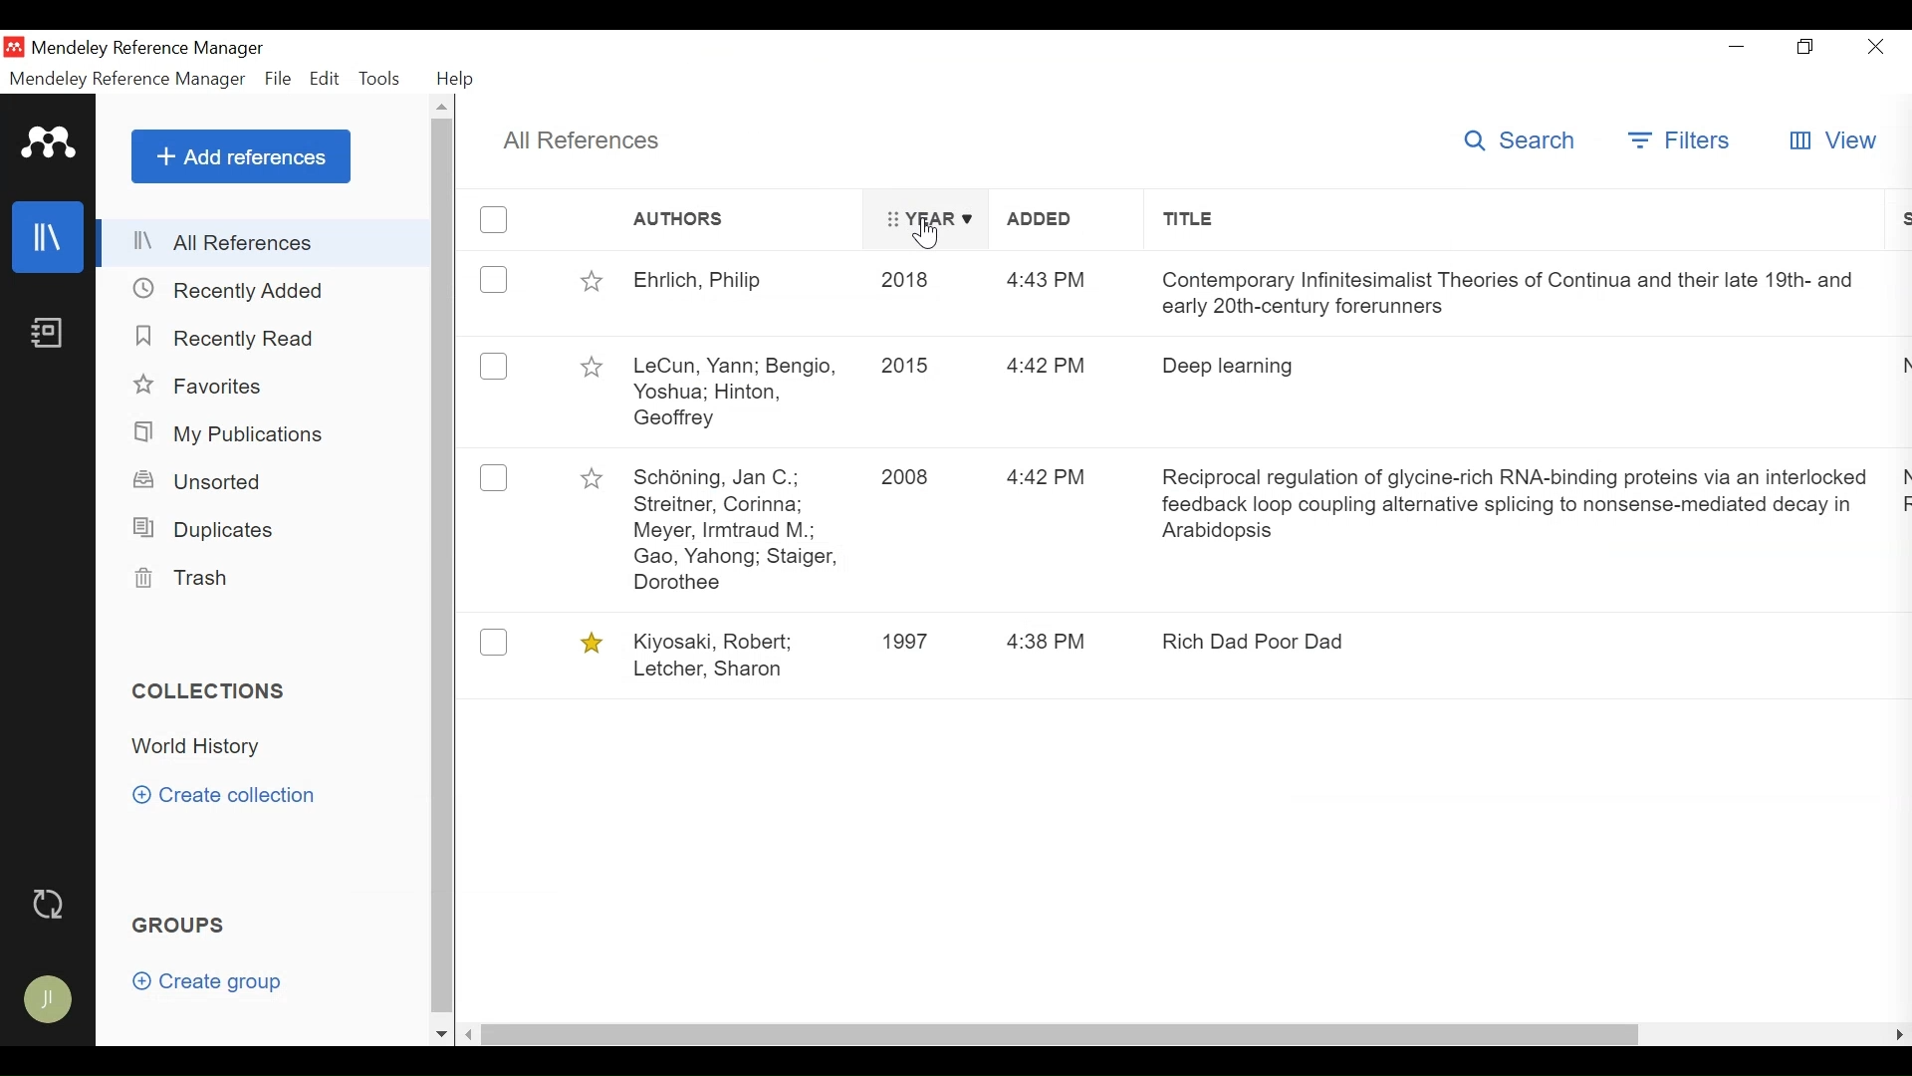 The image size is (1912, 1076). I want to click on Collections, so click(210, 691).